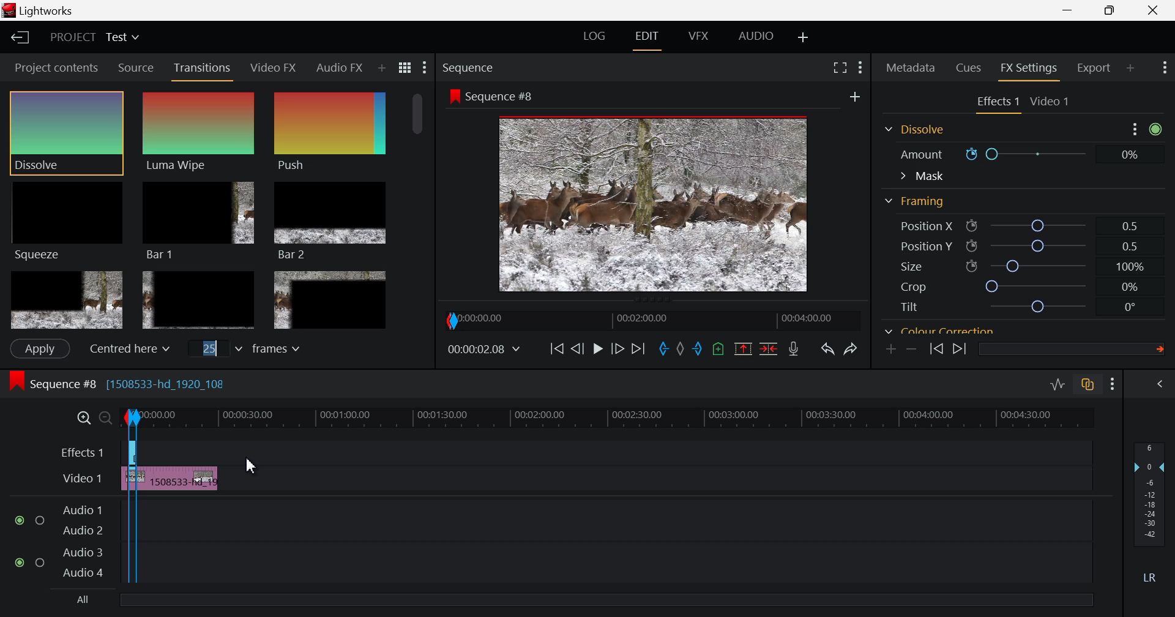 The image size is (1175, 617). I want to click on Apply, so click(39, 348).